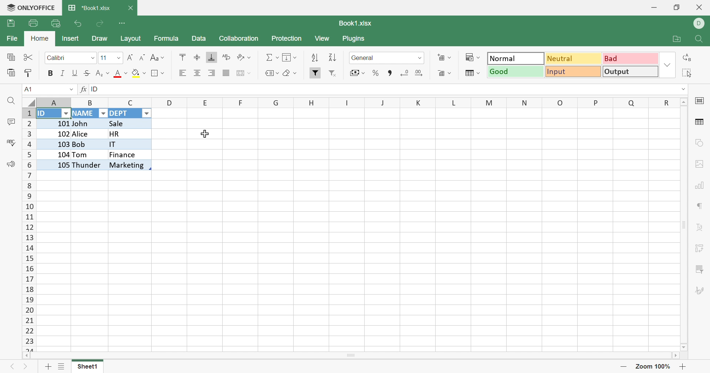 The image size is (710, 373). What do you see at coordinates (352, 355) in the screenshot?
I see `Scroll Bar` at bounding box center [352, 355].